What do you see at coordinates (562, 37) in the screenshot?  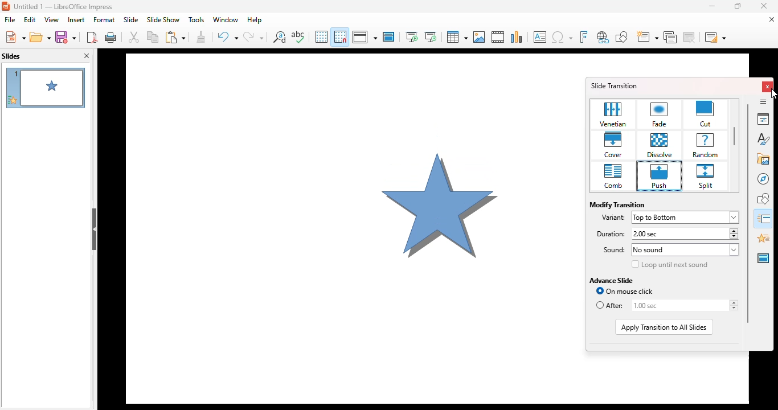 I see `insert special characters` at bounding box center [562, 37].